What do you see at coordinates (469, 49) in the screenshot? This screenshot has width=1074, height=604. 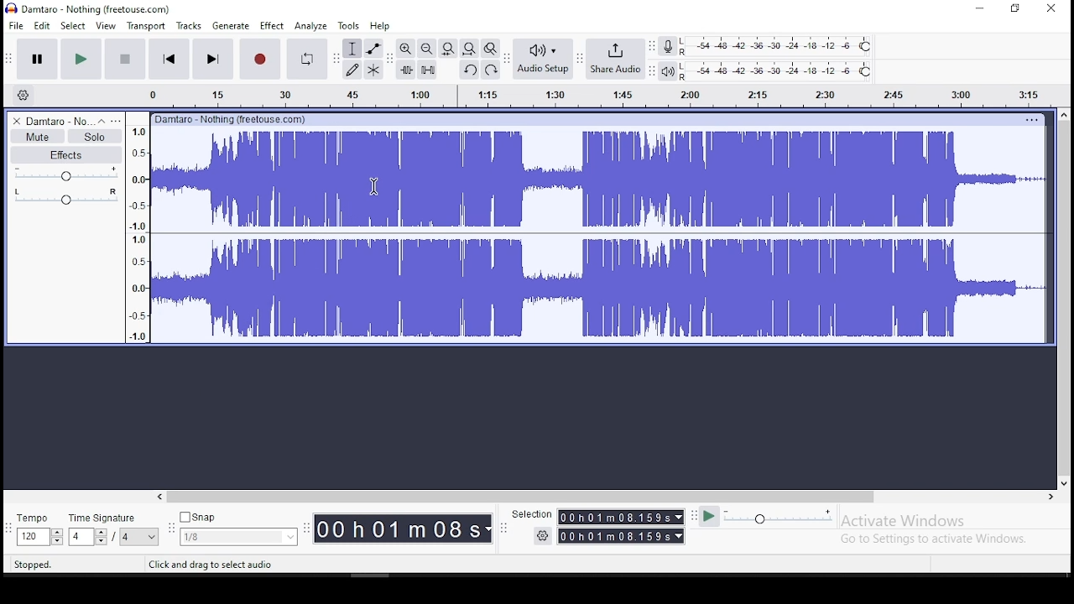 I see `fit project to width` at bounding box center [469, 49].